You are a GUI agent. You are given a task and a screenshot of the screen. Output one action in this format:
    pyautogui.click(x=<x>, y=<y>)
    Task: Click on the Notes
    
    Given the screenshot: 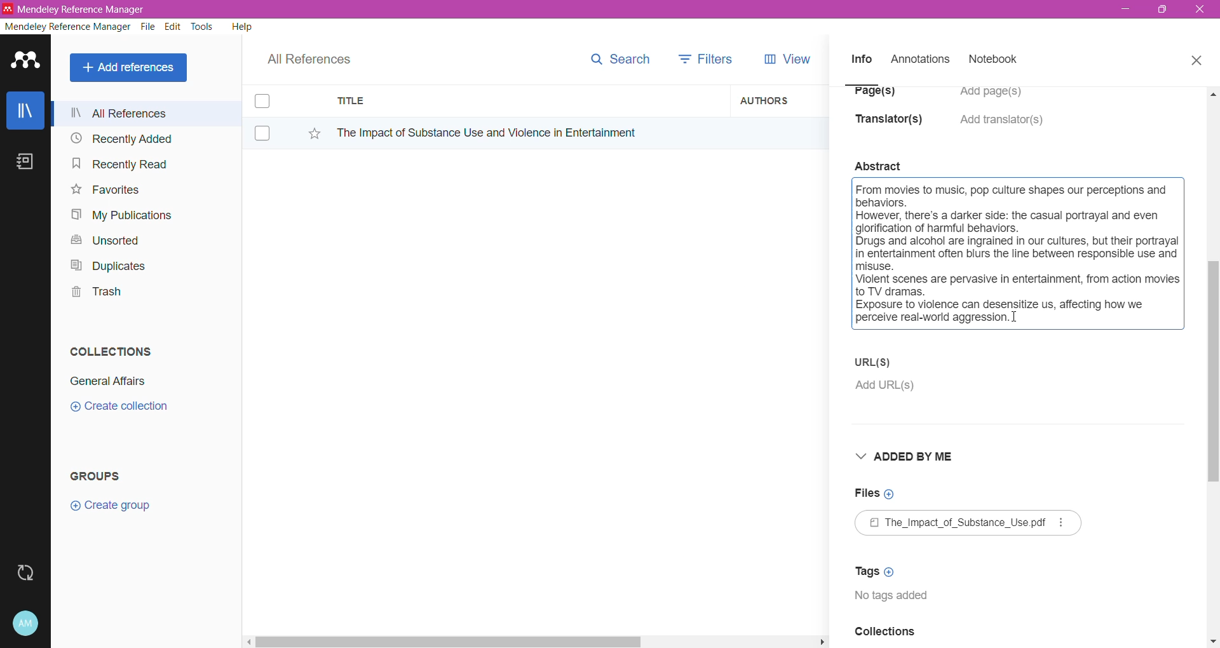 What is the action you would take?
    pyautogui.click(x=28, y=163)
    